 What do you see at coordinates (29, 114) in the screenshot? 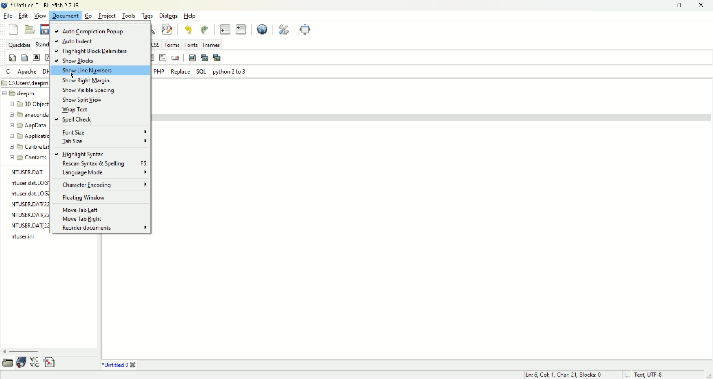
I see `anaconda` at bounding box center [29, 114].